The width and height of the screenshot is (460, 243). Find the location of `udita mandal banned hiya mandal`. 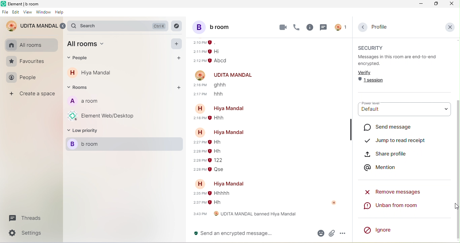

udita mandal banned hiya mandal is located at coordinates (244, 215).